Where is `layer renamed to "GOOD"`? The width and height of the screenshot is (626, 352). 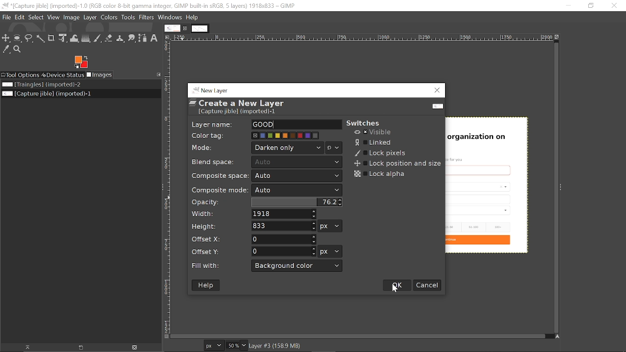 layer renamed to "GOOD" is located at coordinates (264, 125).